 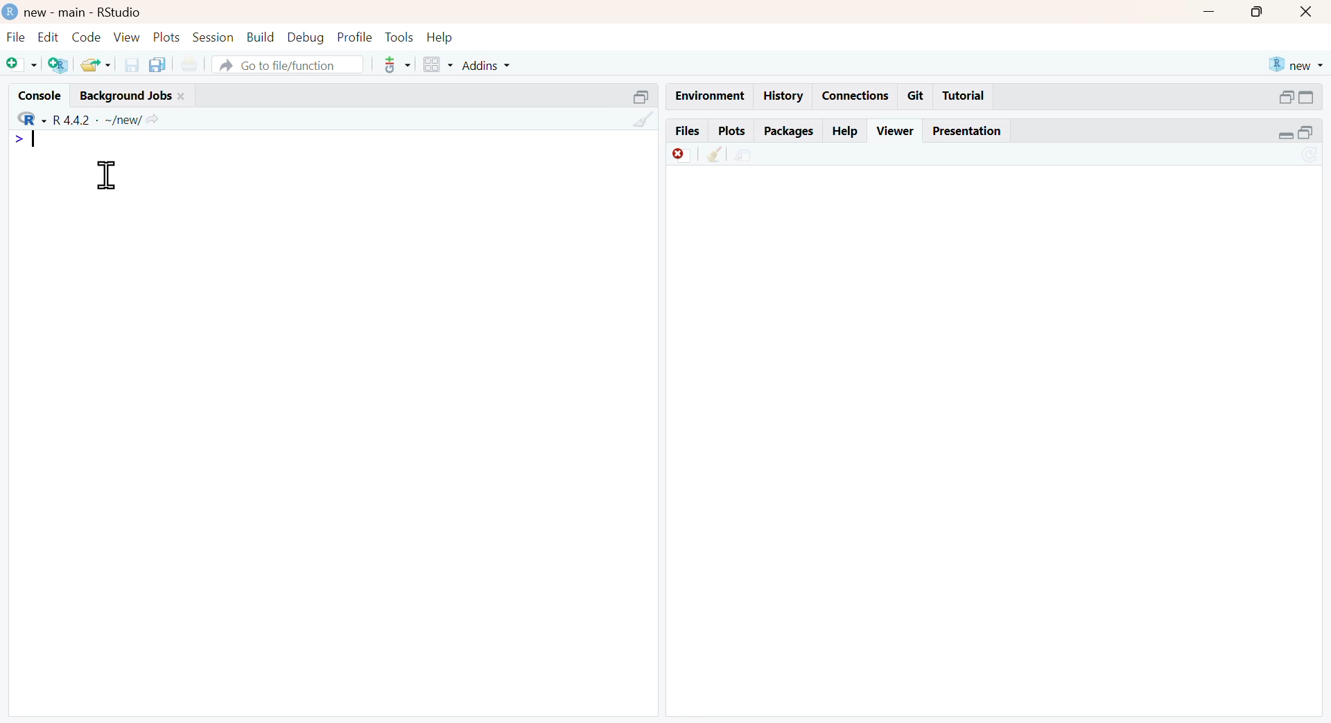 What do you see at coordinates (1306, 132) in the screenshot?
I see `open in separate window` at bounding box center [1306, 132].